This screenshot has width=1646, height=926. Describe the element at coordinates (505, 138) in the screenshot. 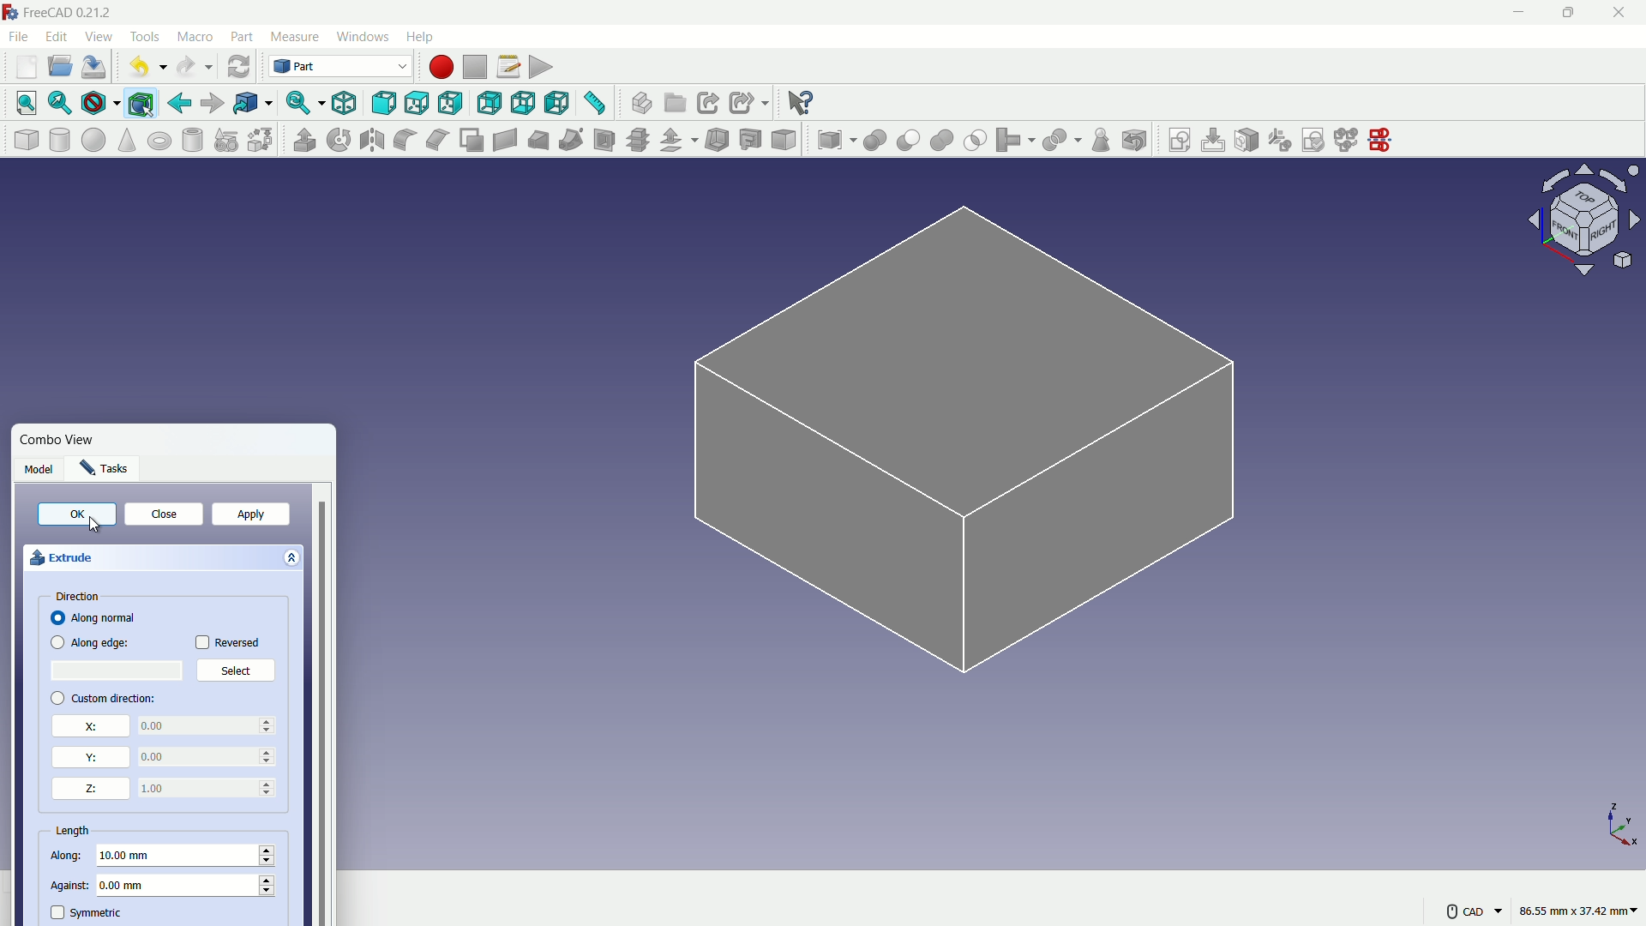

I see `create ruled surface` at that location.